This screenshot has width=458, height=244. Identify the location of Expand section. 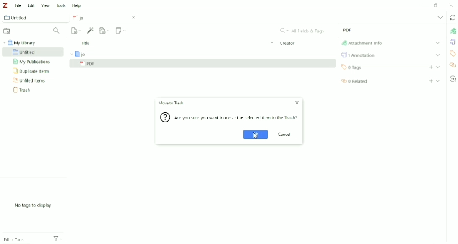
(438, 67).